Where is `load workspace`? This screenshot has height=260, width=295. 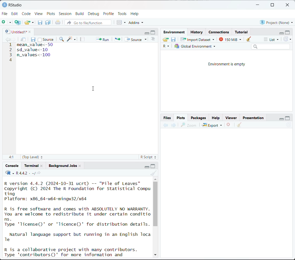 load workspace is located at coordinates (166, 40).